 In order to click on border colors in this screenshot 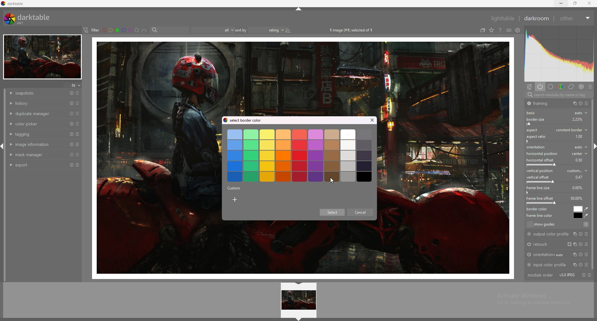, I will do `click(300, 155)`.